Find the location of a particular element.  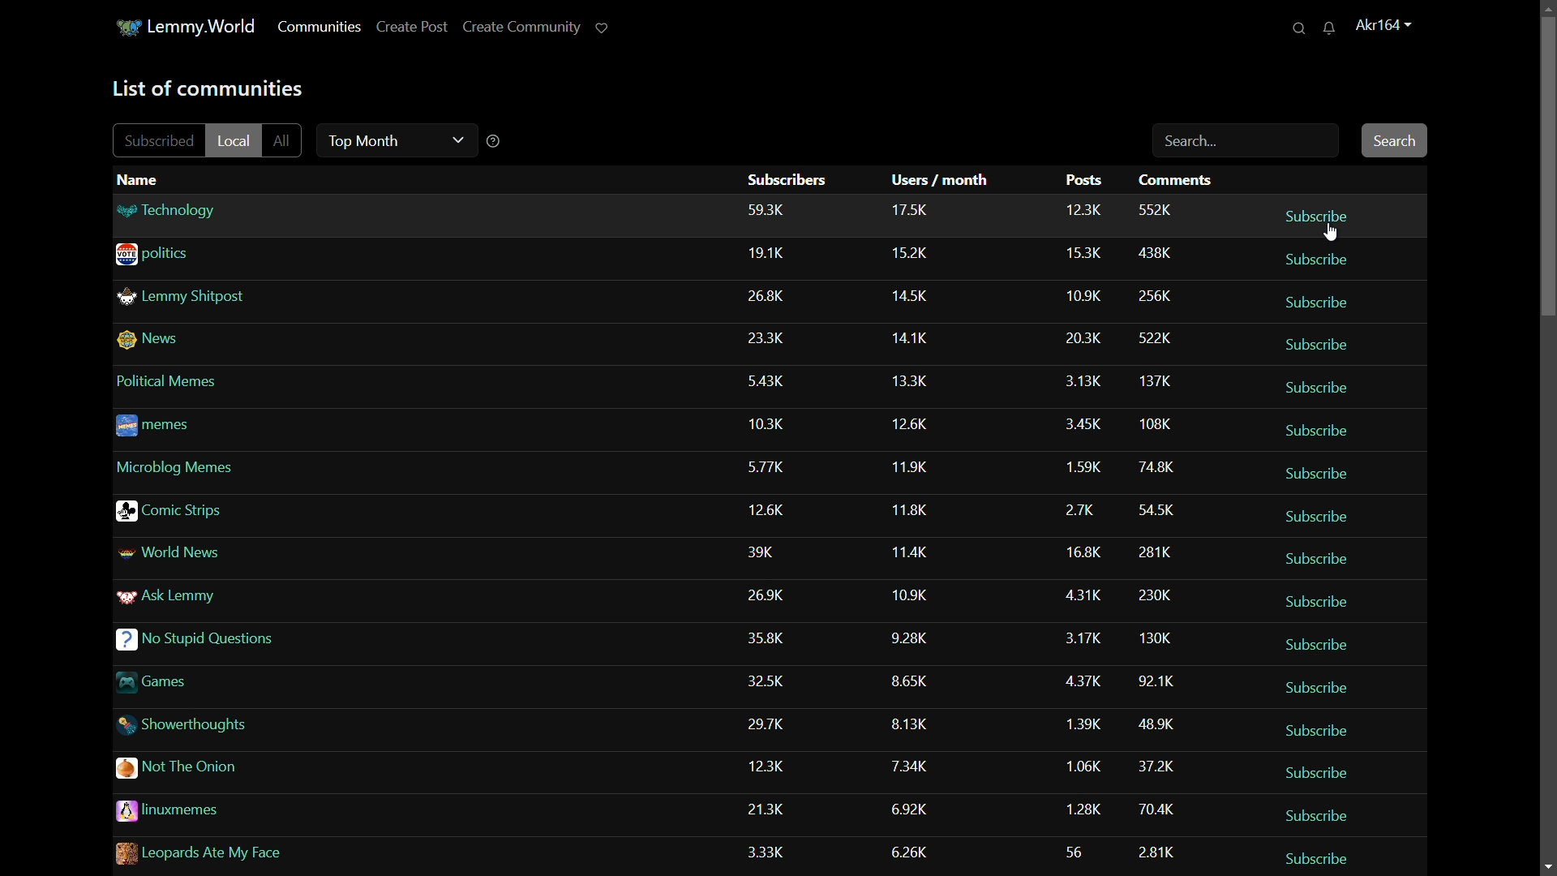

 is located at coordinates (917, 380).